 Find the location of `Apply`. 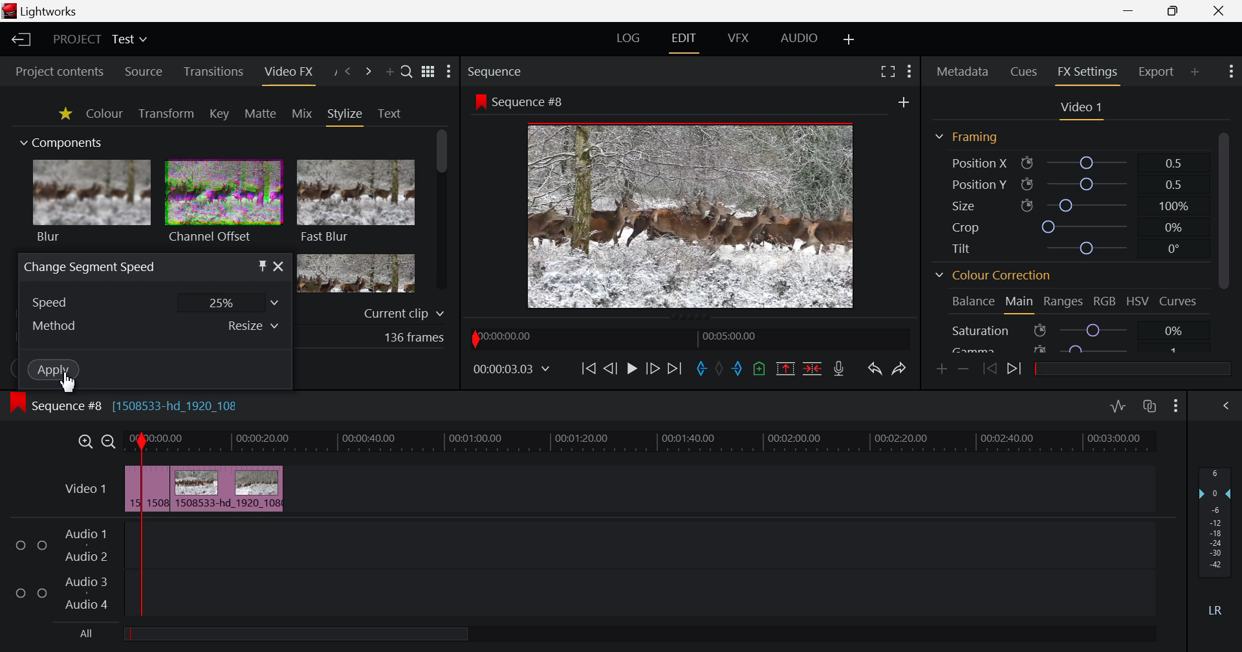

Apply is located at coordinates (52, 371).